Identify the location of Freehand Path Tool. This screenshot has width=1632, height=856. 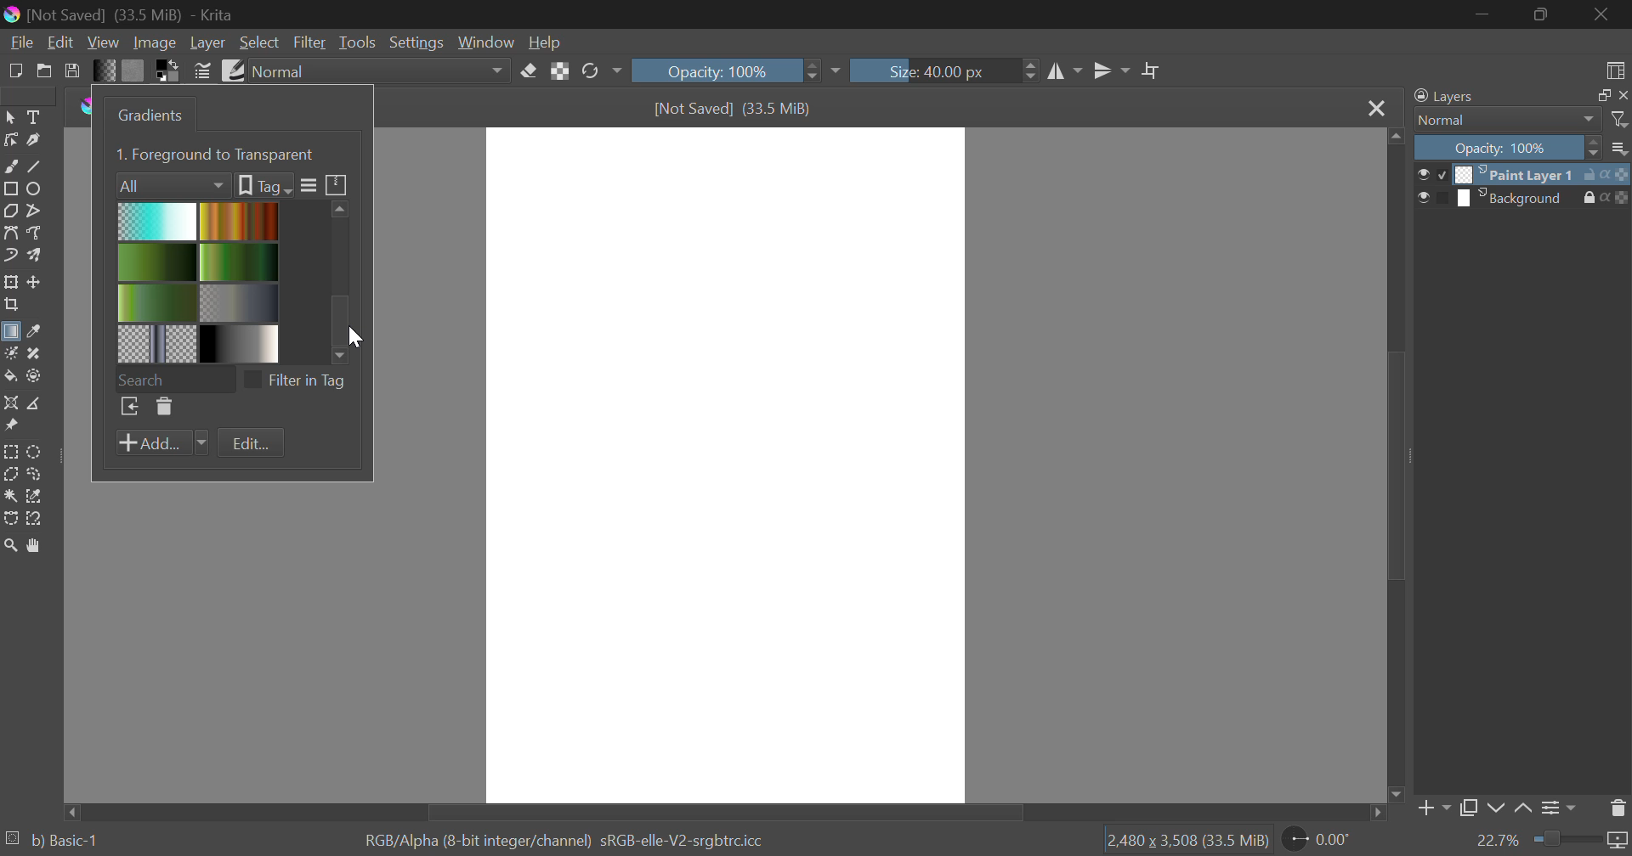
(37, 234).